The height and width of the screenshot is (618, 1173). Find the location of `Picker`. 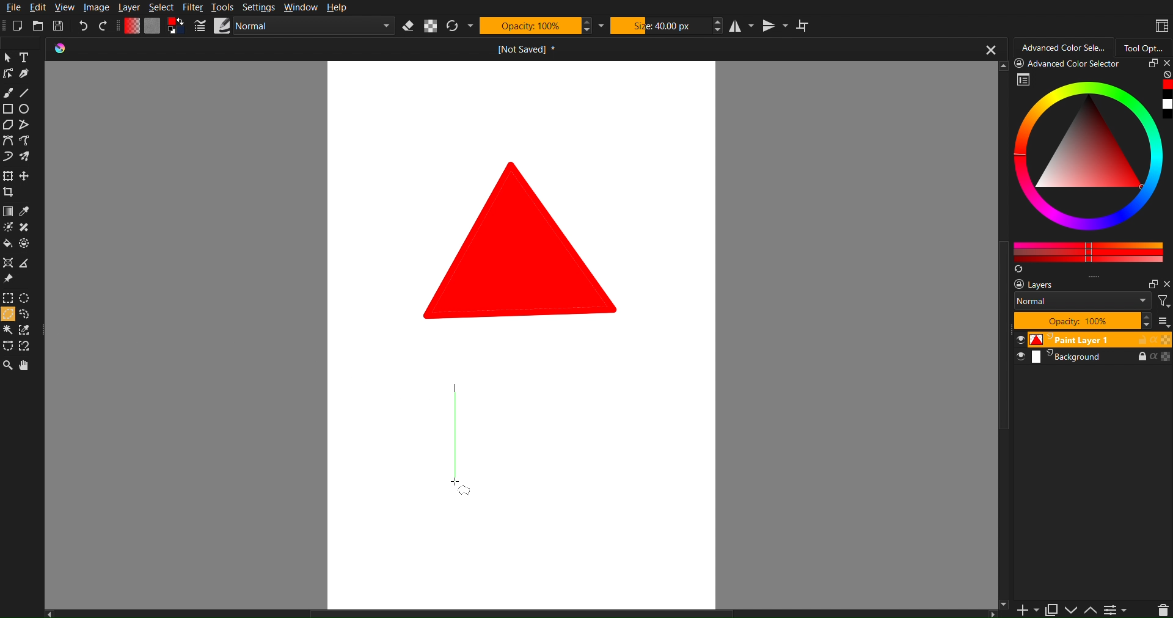

Picker is located at coordinates (7, 142).